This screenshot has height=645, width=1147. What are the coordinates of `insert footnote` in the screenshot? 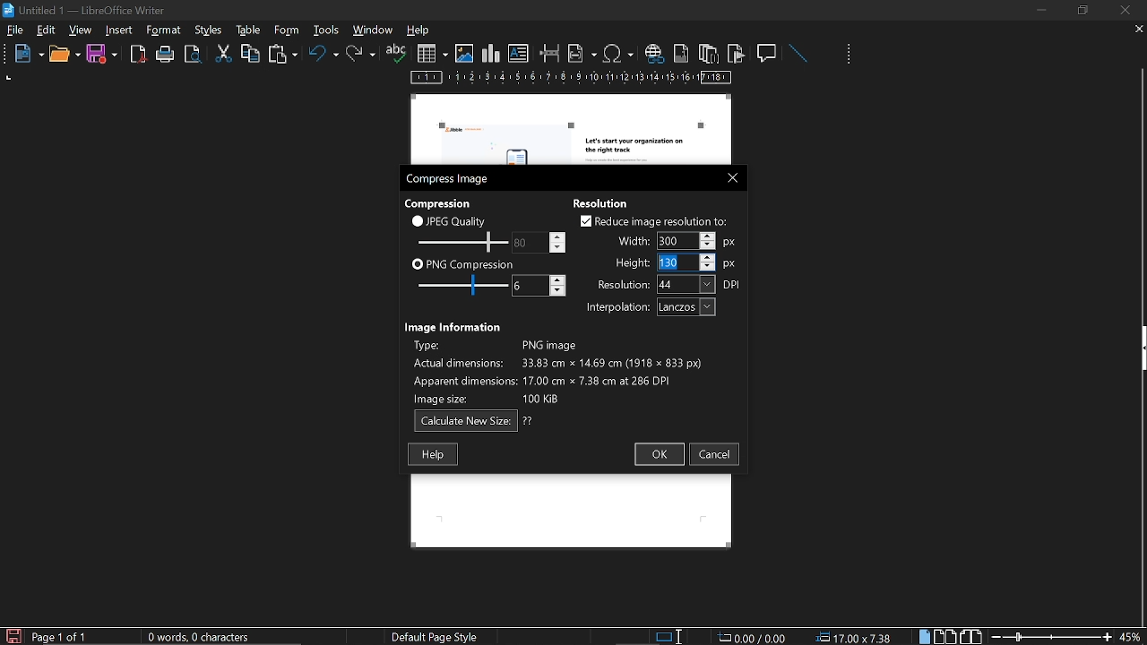 It's located at (679, 53).